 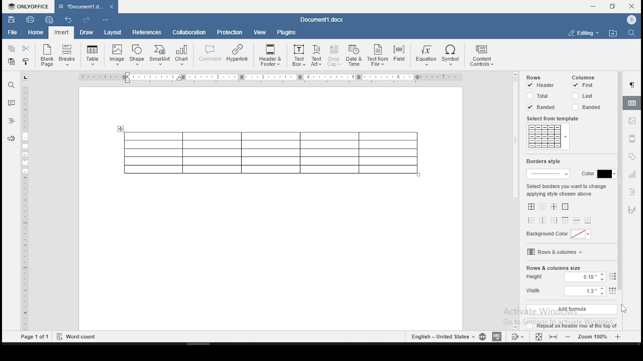 I want to click on collaboration, so click(x=190, y=34).